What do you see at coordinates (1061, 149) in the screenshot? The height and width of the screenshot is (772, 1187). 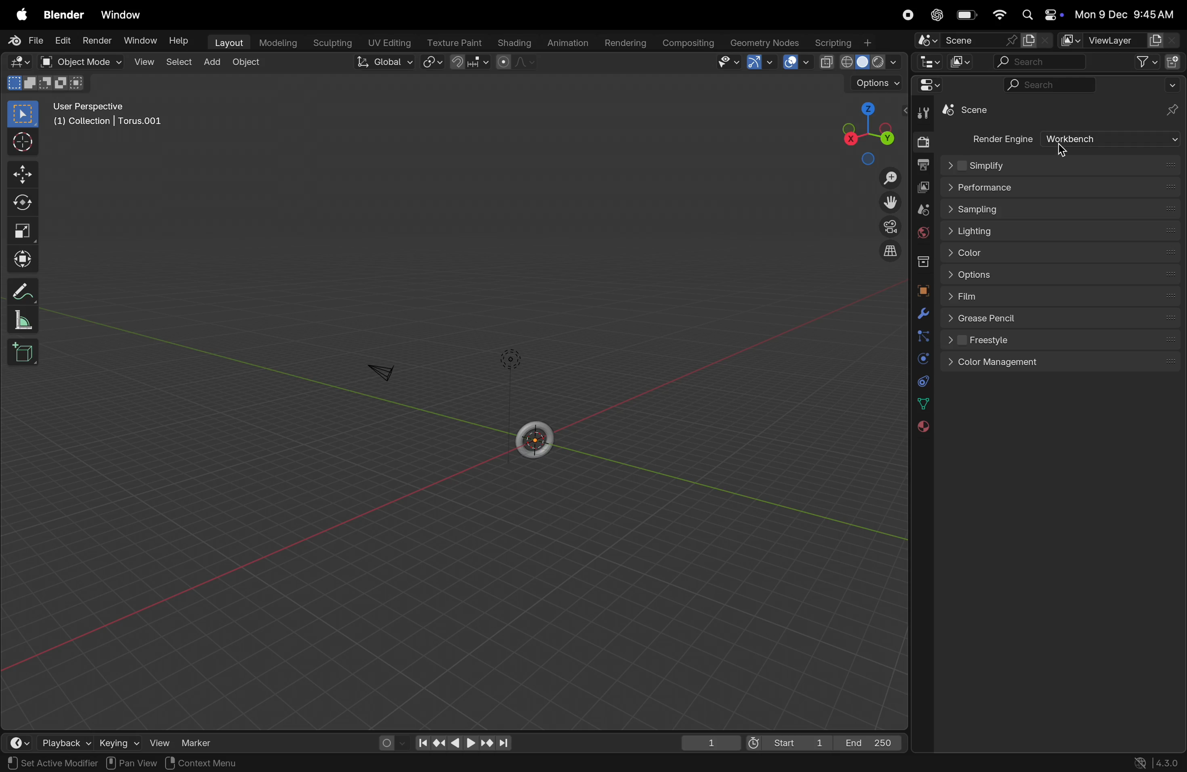 I see `cursor` at bounding box center [1061, 149].